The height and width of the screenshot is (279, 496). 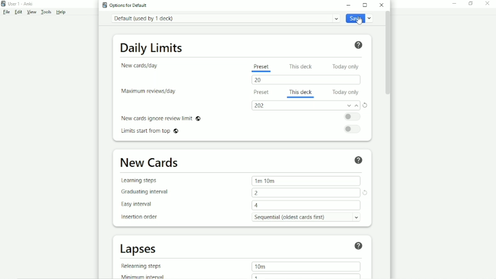 What do you see at coordinates (140, 204) in the screenshot?
I see `Easy interval` at bounding box center [140, 204].